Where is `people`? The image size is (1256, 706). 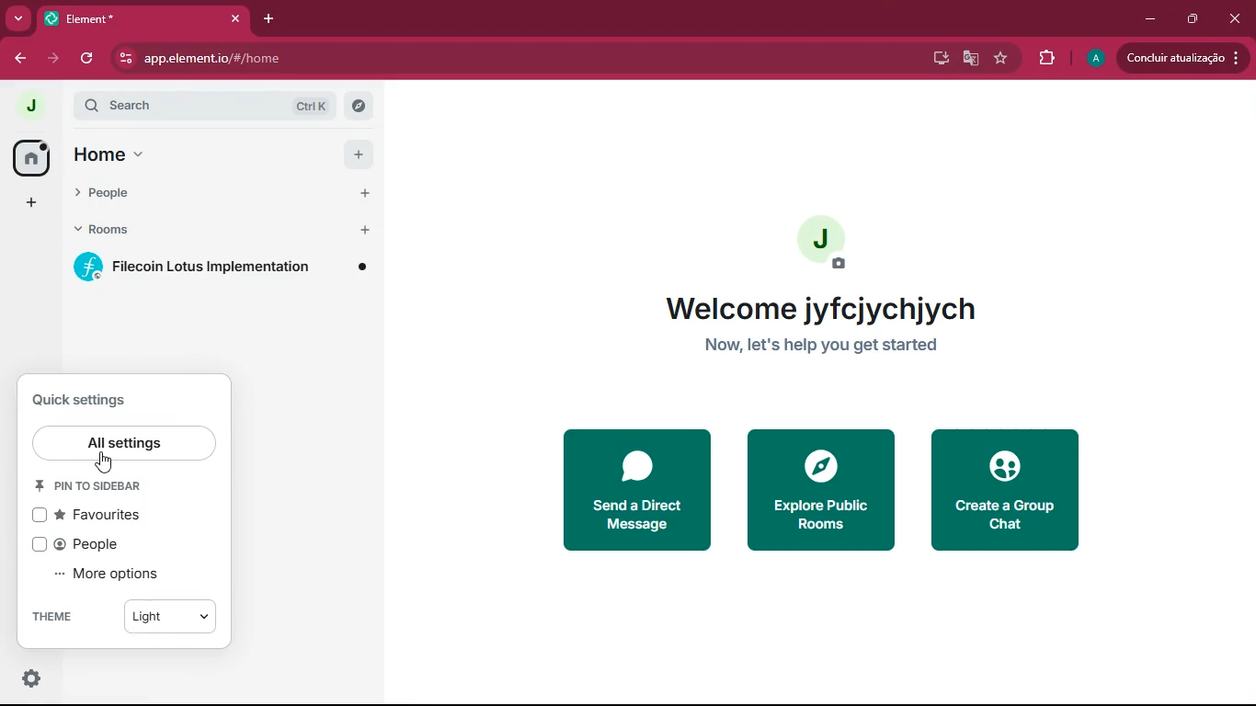
people is located at coordinates (223, 191).